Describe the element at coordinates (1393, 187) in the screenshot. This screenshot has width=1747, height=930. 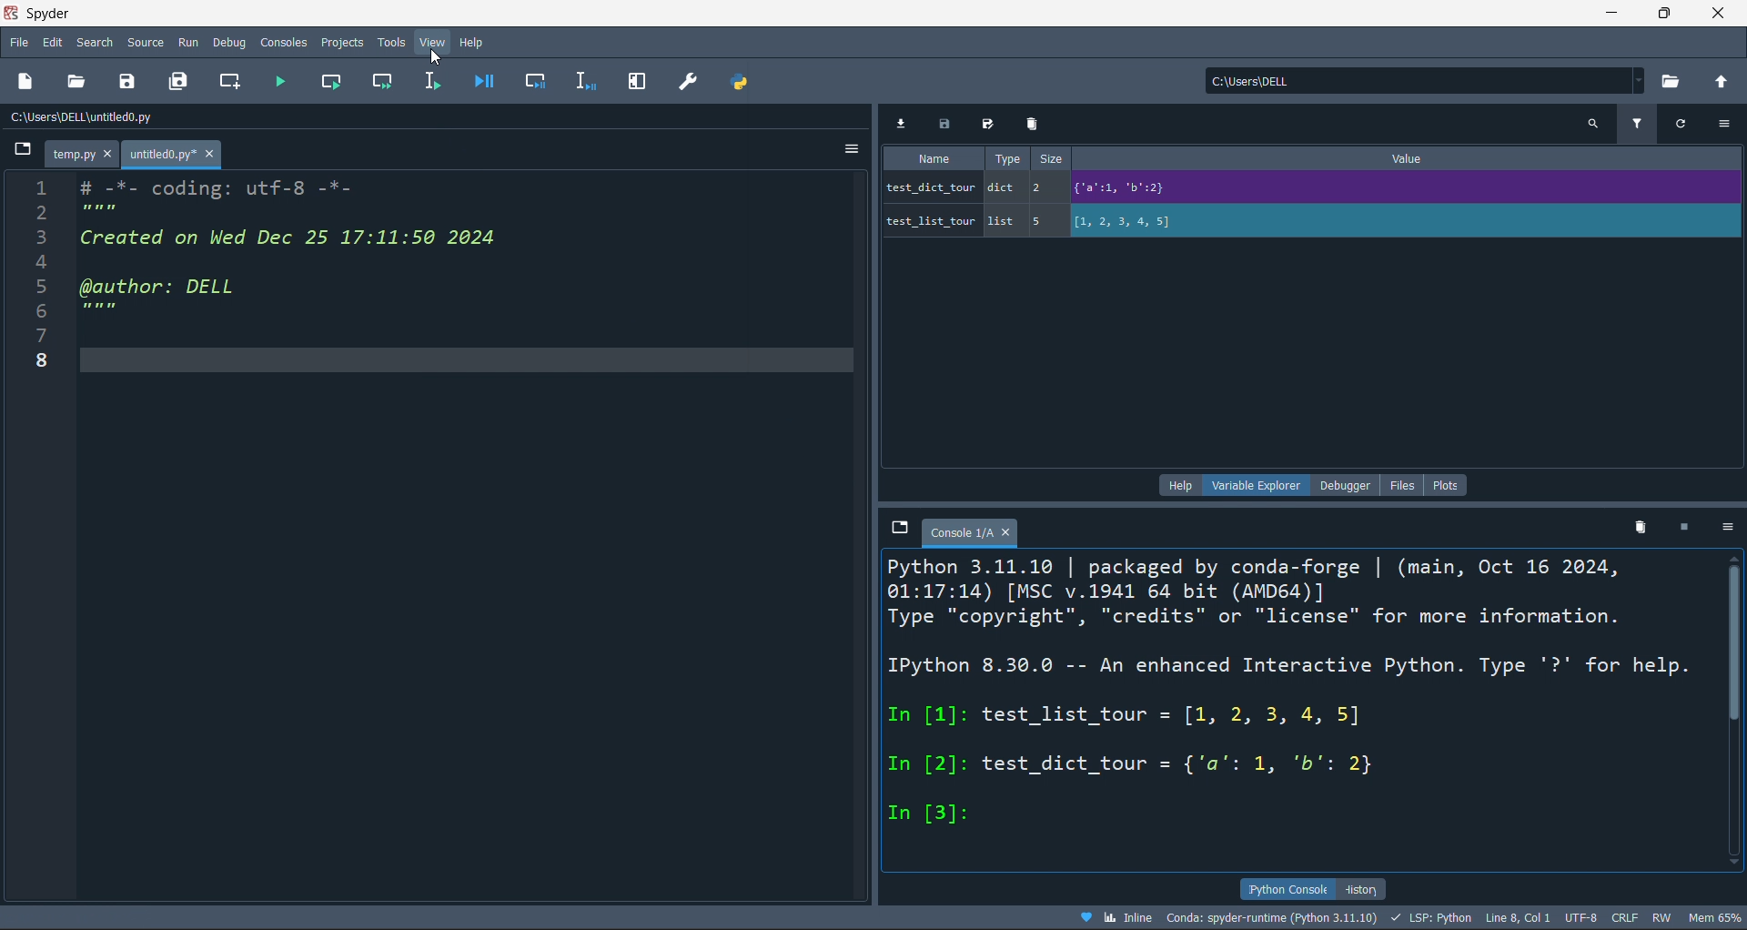
I see `value of variable` at that location.